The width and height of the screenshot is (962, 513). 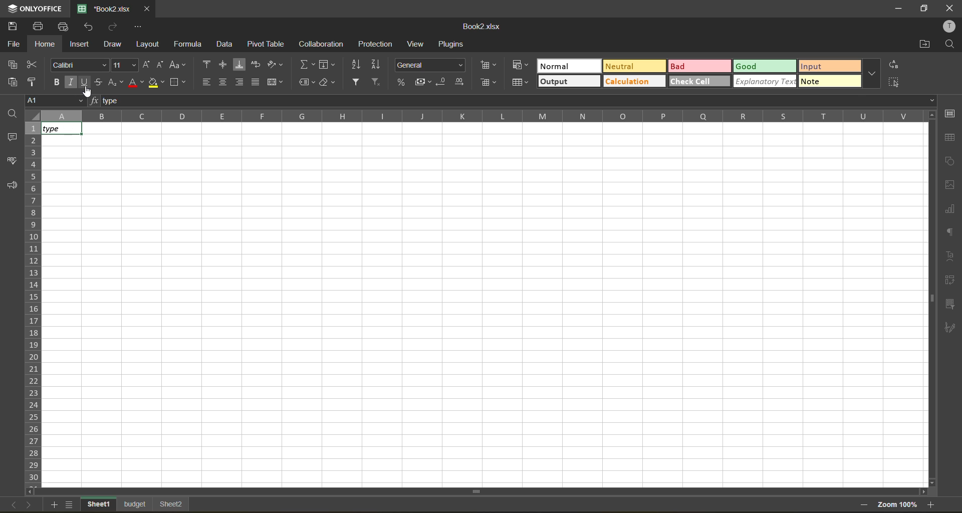 What do you see at coordinates (177, 84) in the screenshot?
I see `borders` at bounding box center [177, 84].